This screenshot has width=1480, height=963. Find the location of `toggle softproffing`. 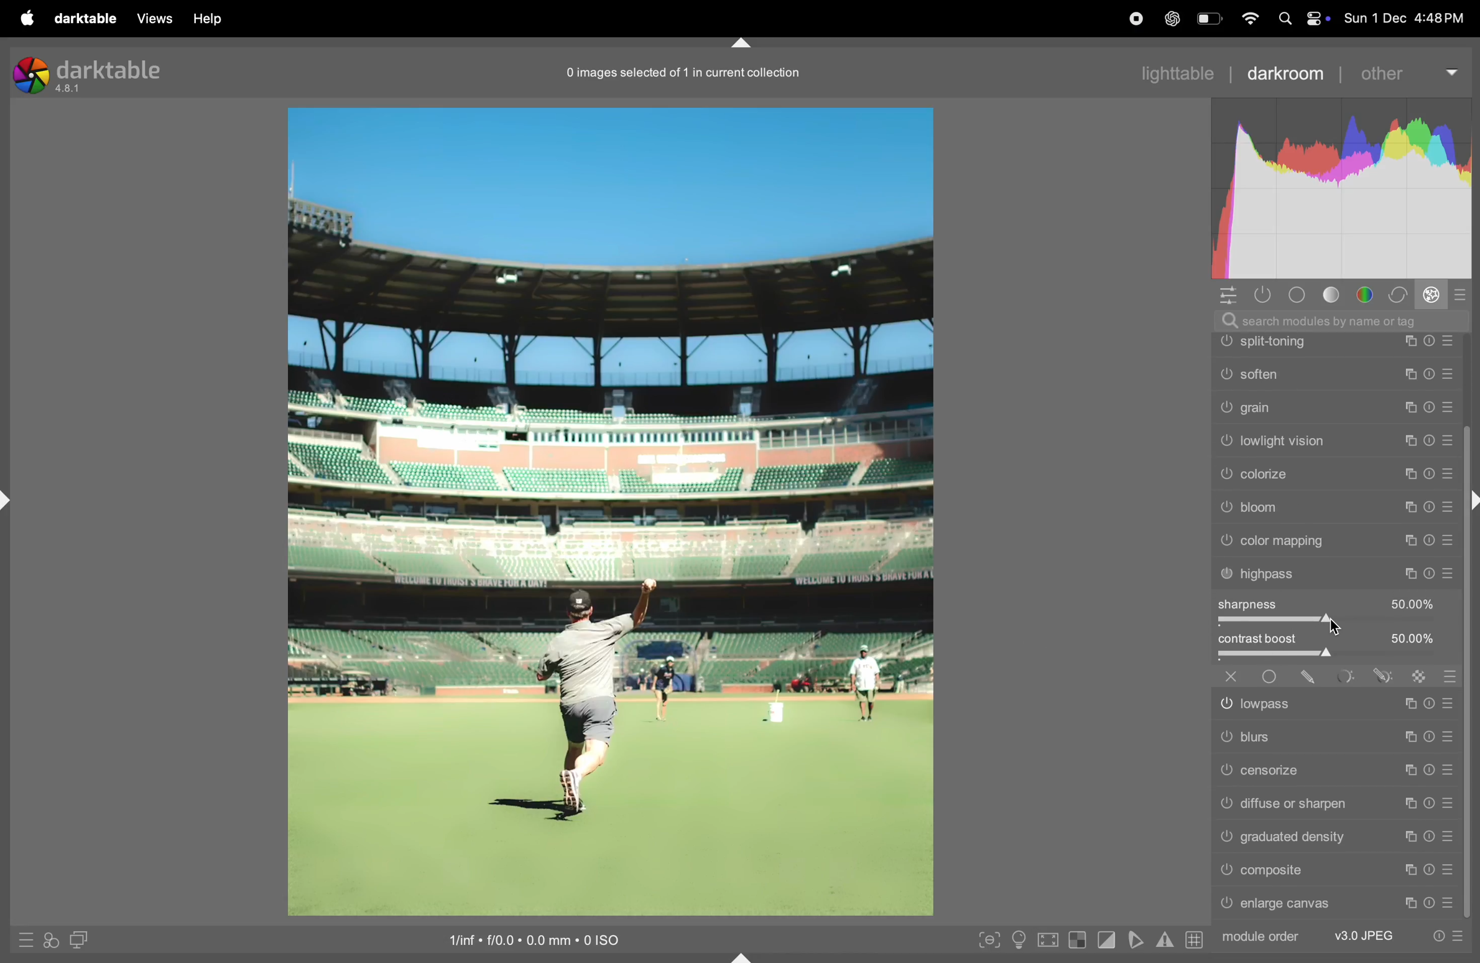

toggle softproffing is located at coordinates (1134, 940).